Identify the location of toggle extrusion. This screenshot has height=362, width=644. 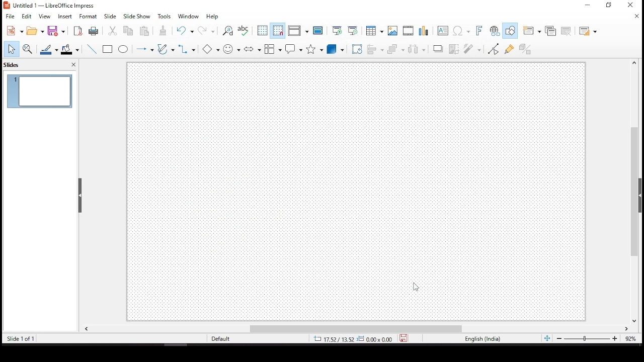
(525, 49).